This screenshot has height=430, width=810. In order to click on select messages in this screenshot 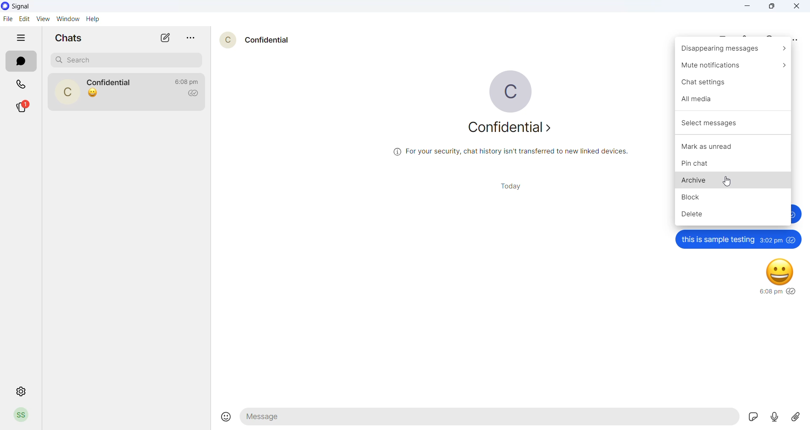, I will do `click(733, 122)`.